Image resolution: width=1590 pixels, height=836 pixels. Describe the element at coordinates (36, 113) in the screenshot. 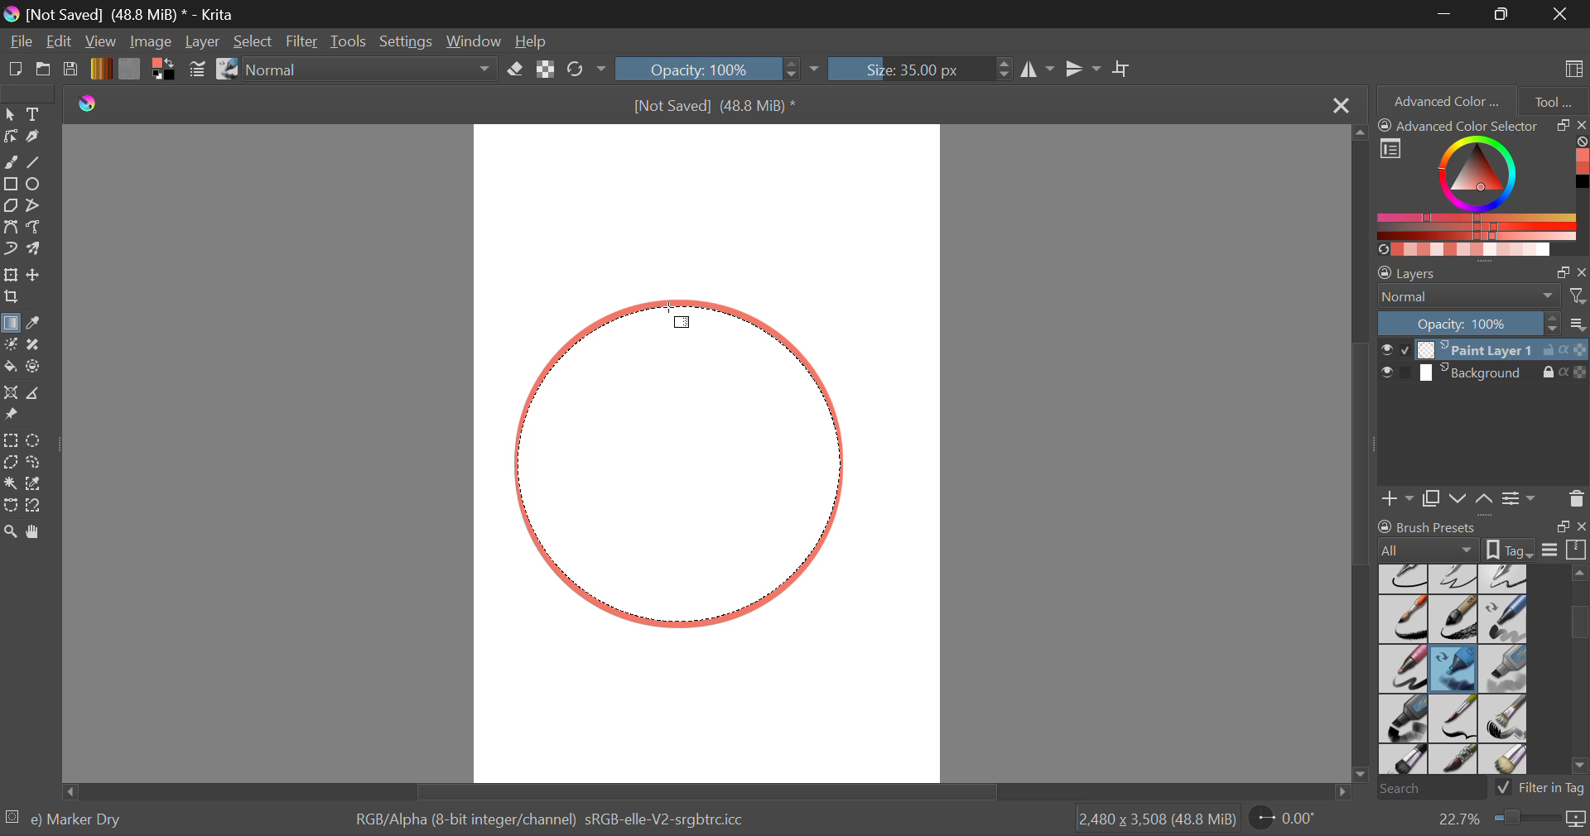

I see `Text` at that location.